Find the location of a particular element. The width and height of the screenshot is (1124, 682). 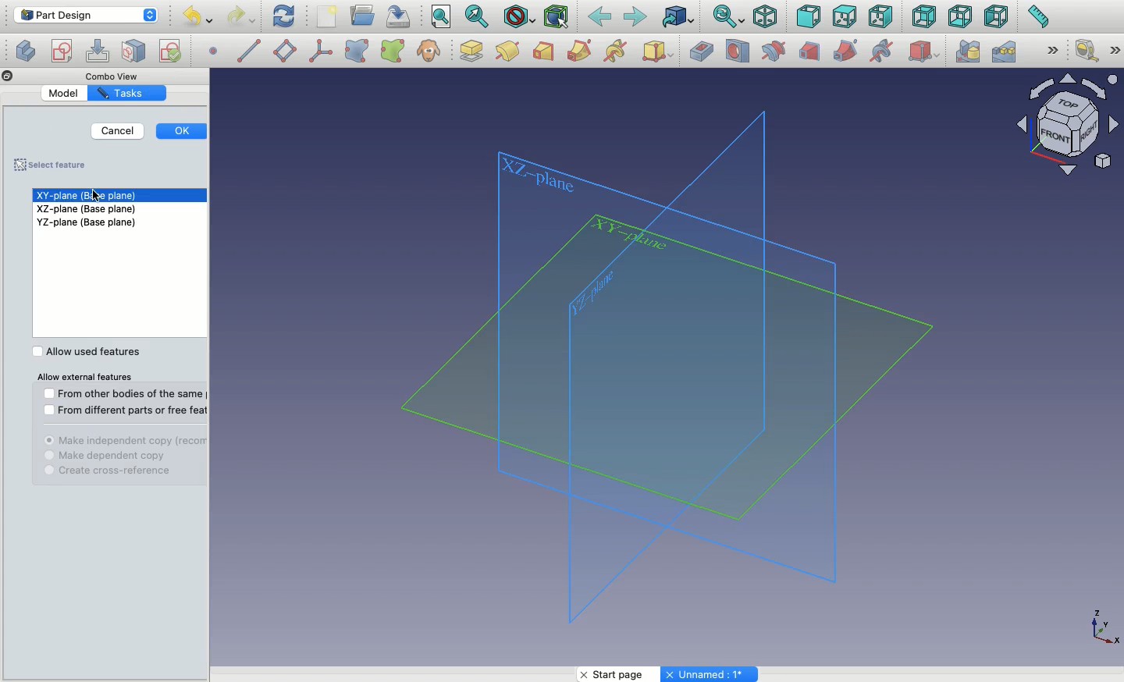

Map sketch to face is located at coordinates (134, 52).